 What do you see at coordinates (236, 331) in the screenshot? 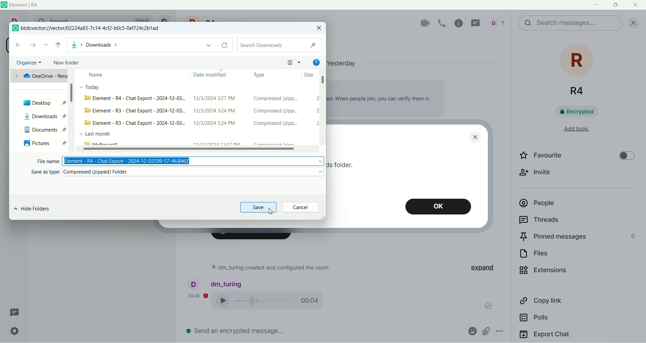
I see `send message` at bounding box center [236, 331].